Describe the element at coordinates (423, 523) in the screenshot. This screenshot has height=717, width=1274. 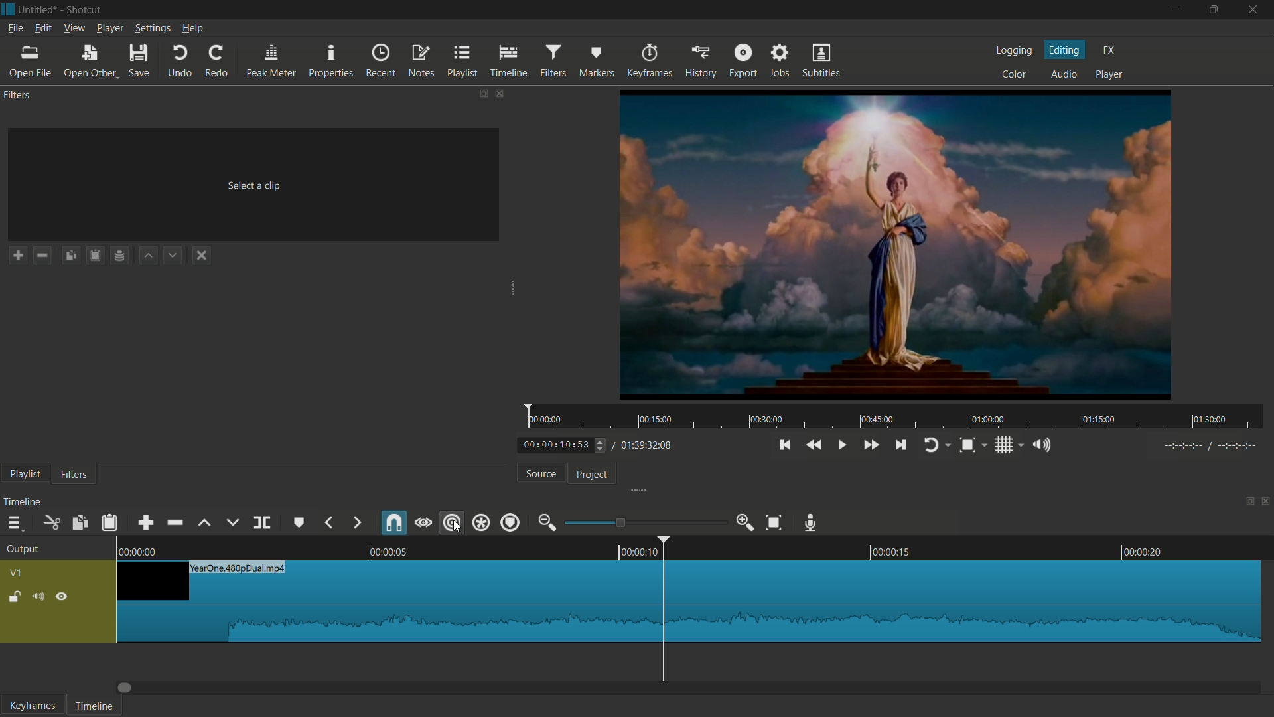
I see `scrub while dragging` at that location.